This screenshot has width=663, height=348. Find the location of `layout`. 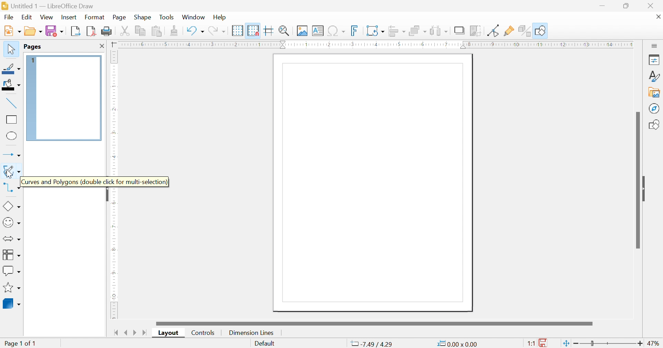

layout is located at coordinates (170, 332).